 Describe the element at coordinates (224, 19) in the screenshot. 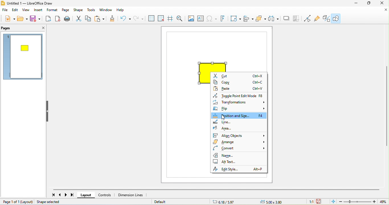

I see `fontwork text` at that location.